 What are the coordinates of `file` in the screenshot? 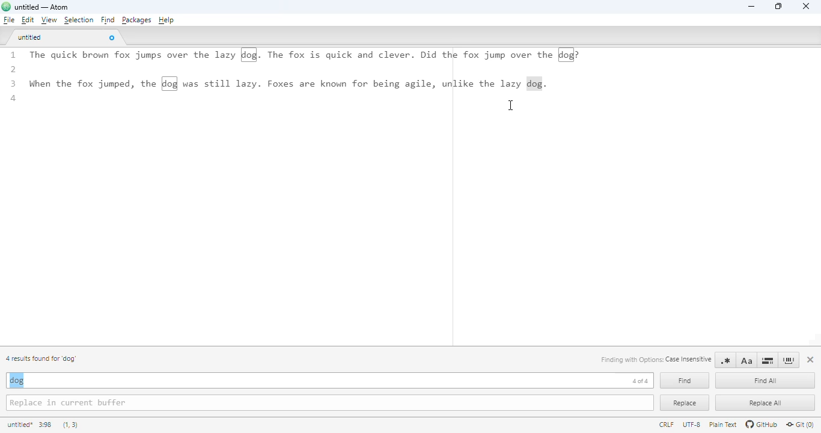 It's located at (8, 19).